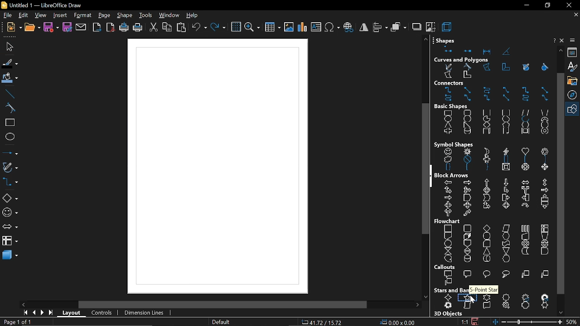 This screenshot has height=326, width=580. Describe the element at coordinates (448, 27) in the screenshot. I see `3d effects` at that location.